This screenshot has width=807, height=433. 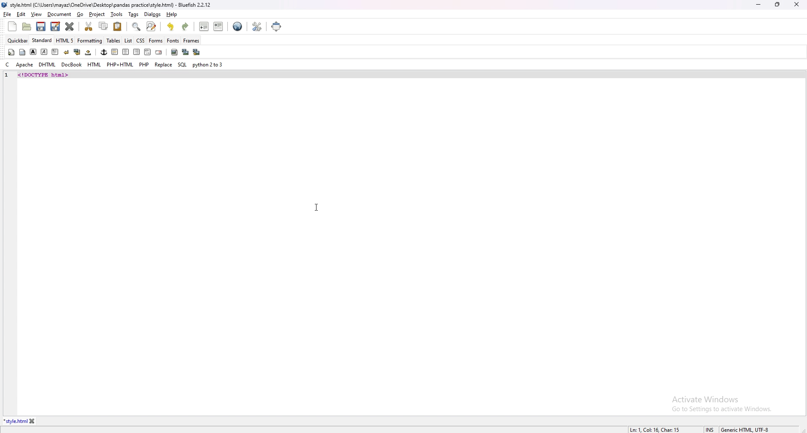 What do you see at coordinates (60, 15) in the screenshot?
I see `document` at bounding box center [60, 15].